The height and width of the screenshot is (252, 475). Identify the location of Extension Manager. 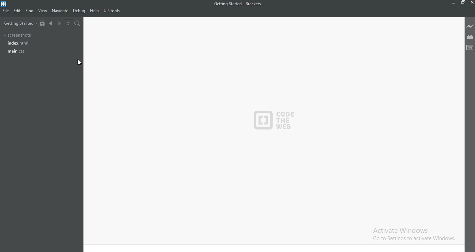
(470, 37).